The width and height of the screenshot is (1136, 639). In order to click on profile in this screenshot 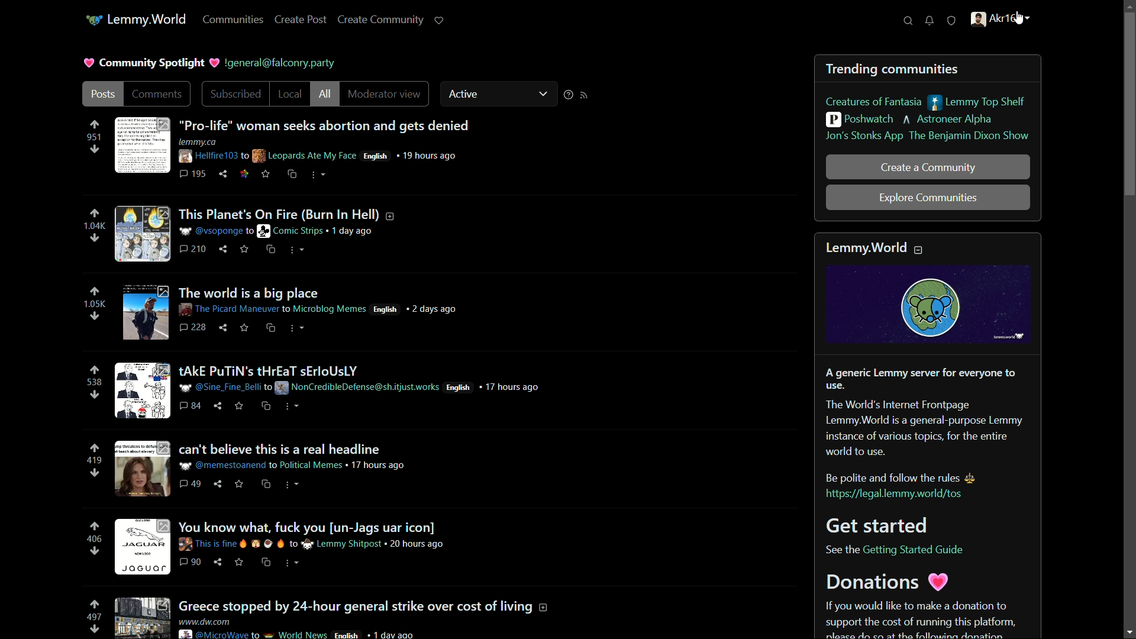, I will do `click(1000, 21)`.